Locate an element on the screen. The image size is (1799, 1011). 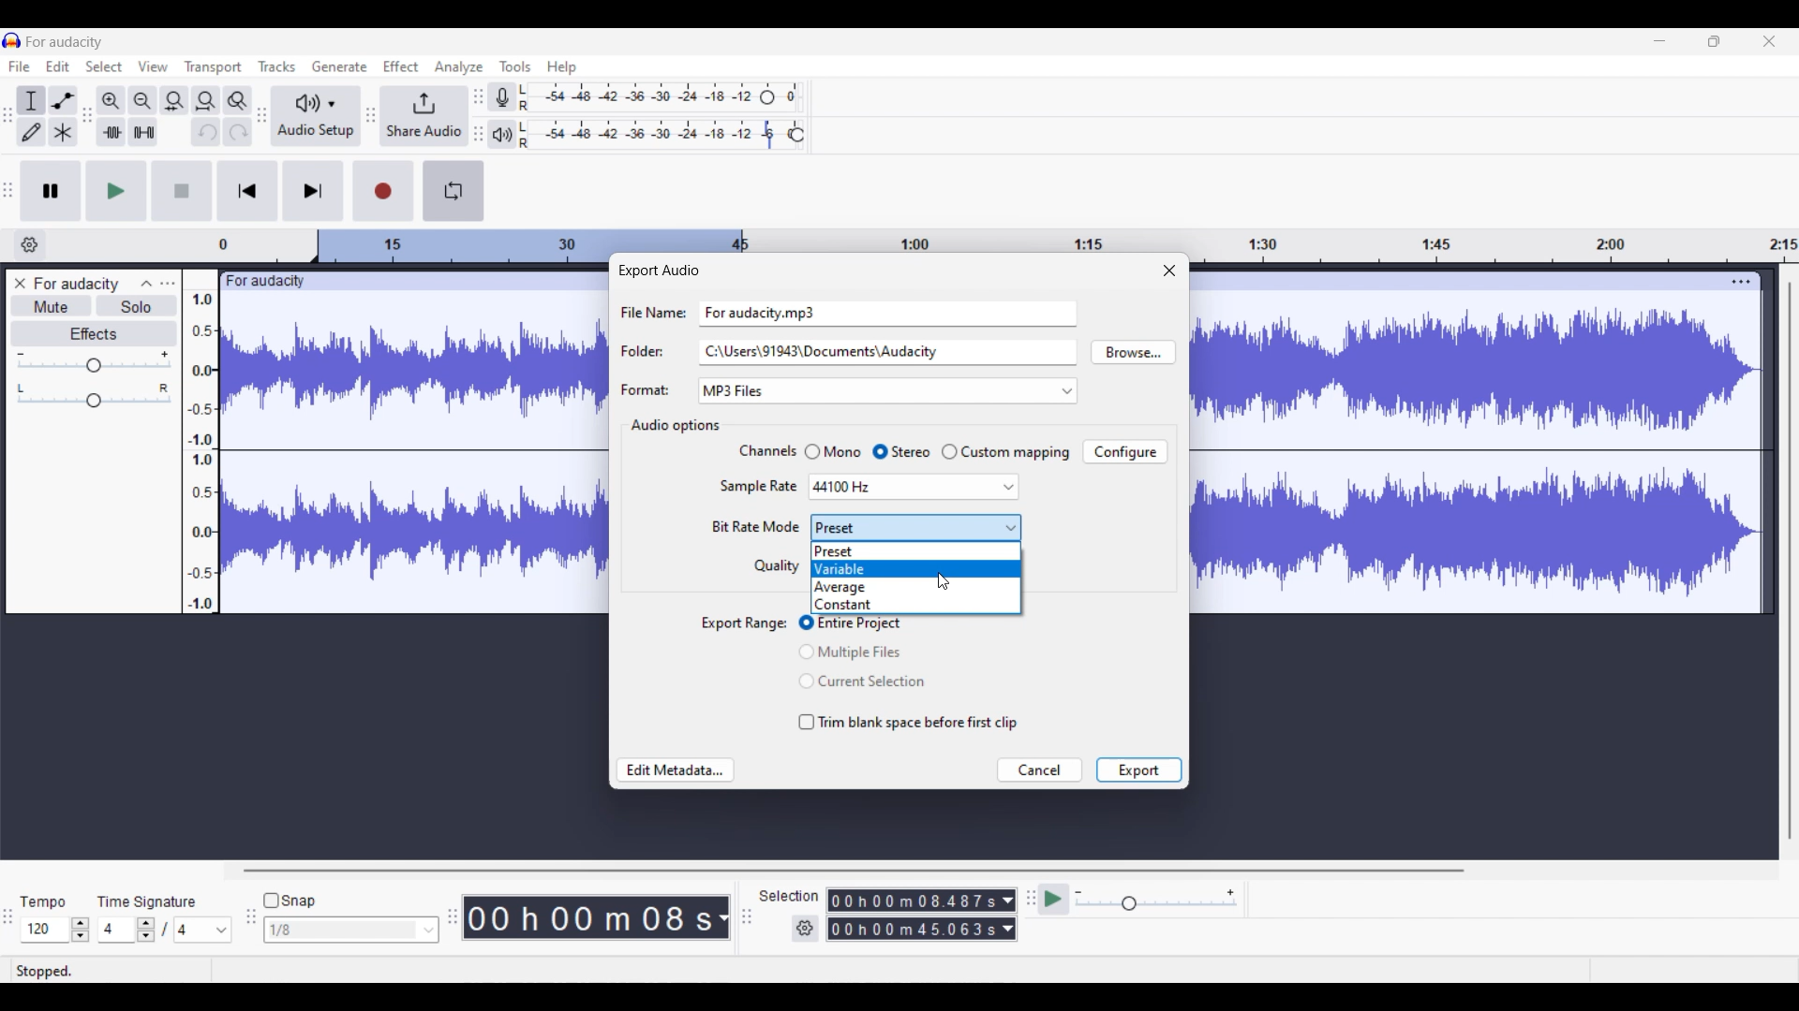
Constant is located at coordinates (915, 606).